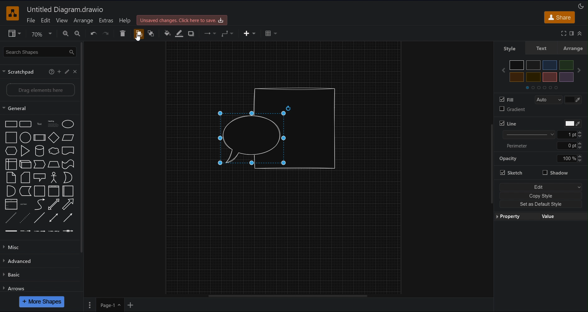  What do you see at coordinates (68, 164) in the screenshot?
I see `Tape` at bounding box center [68, 164].